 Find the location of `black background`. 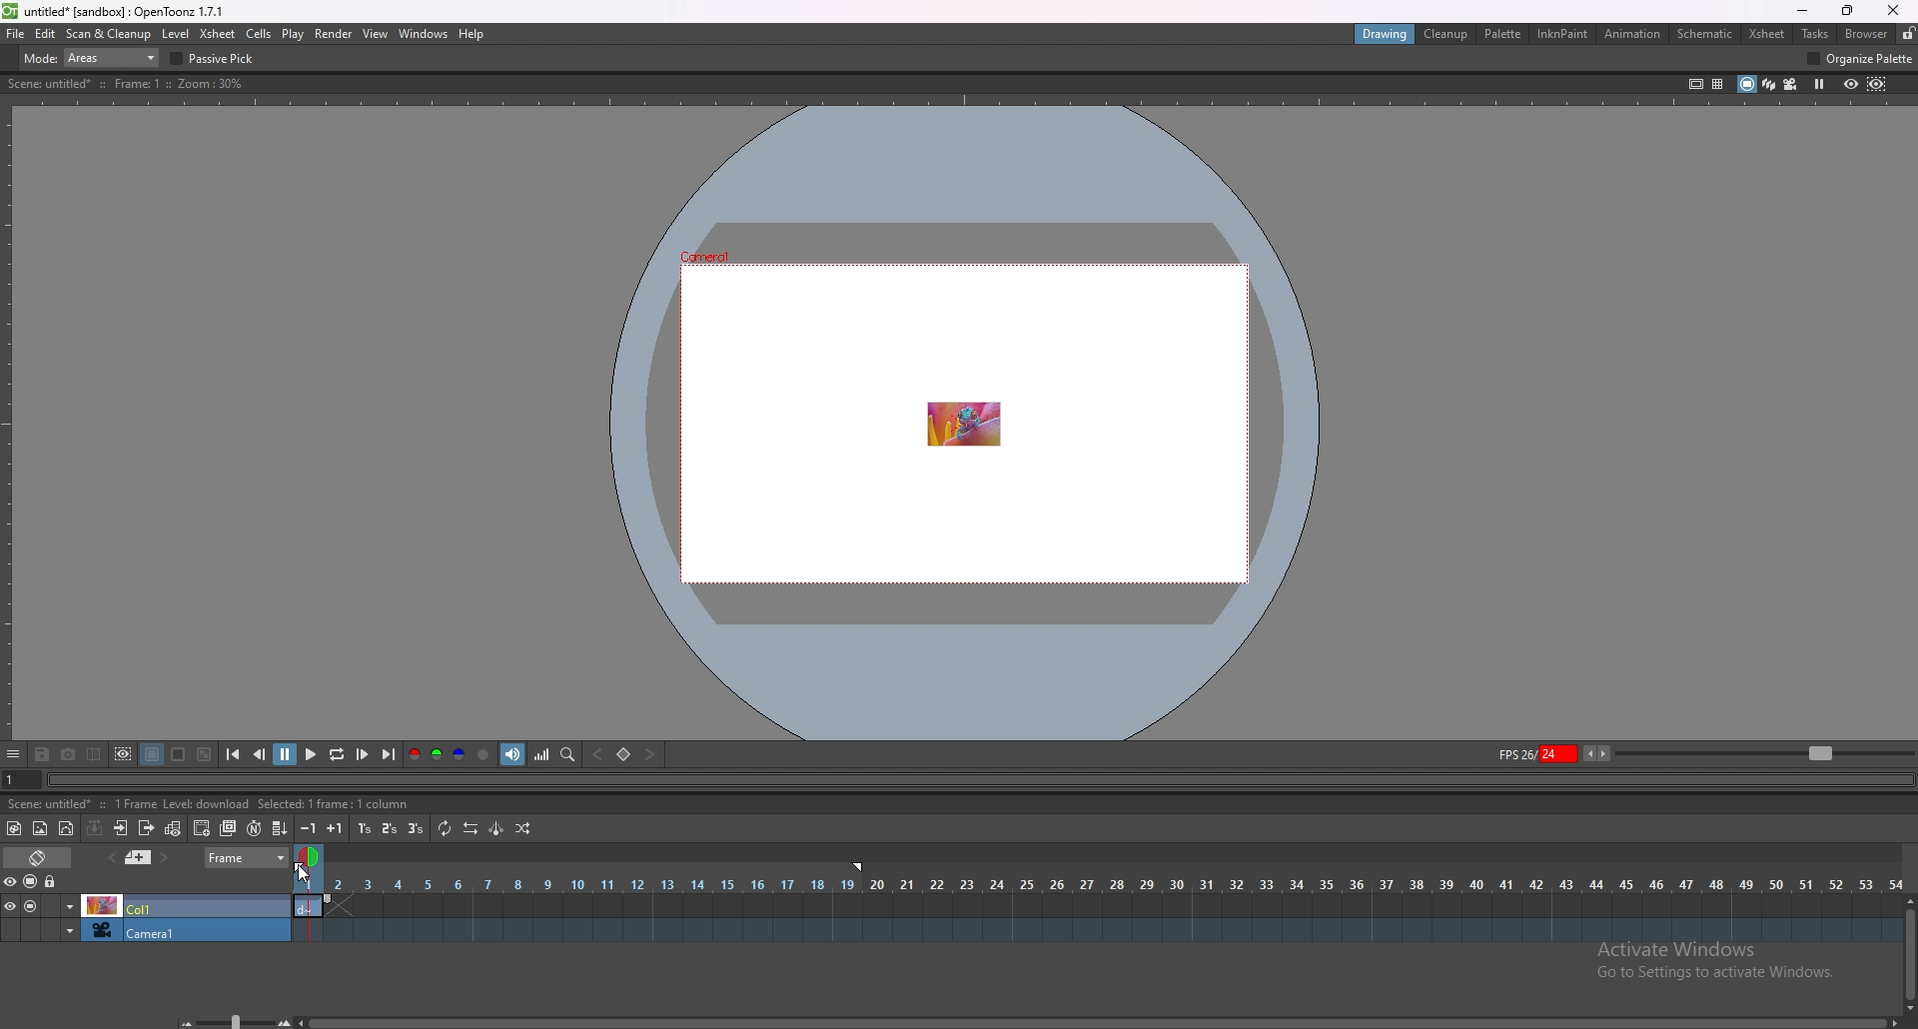

black background is located at coordinates (153, 755).